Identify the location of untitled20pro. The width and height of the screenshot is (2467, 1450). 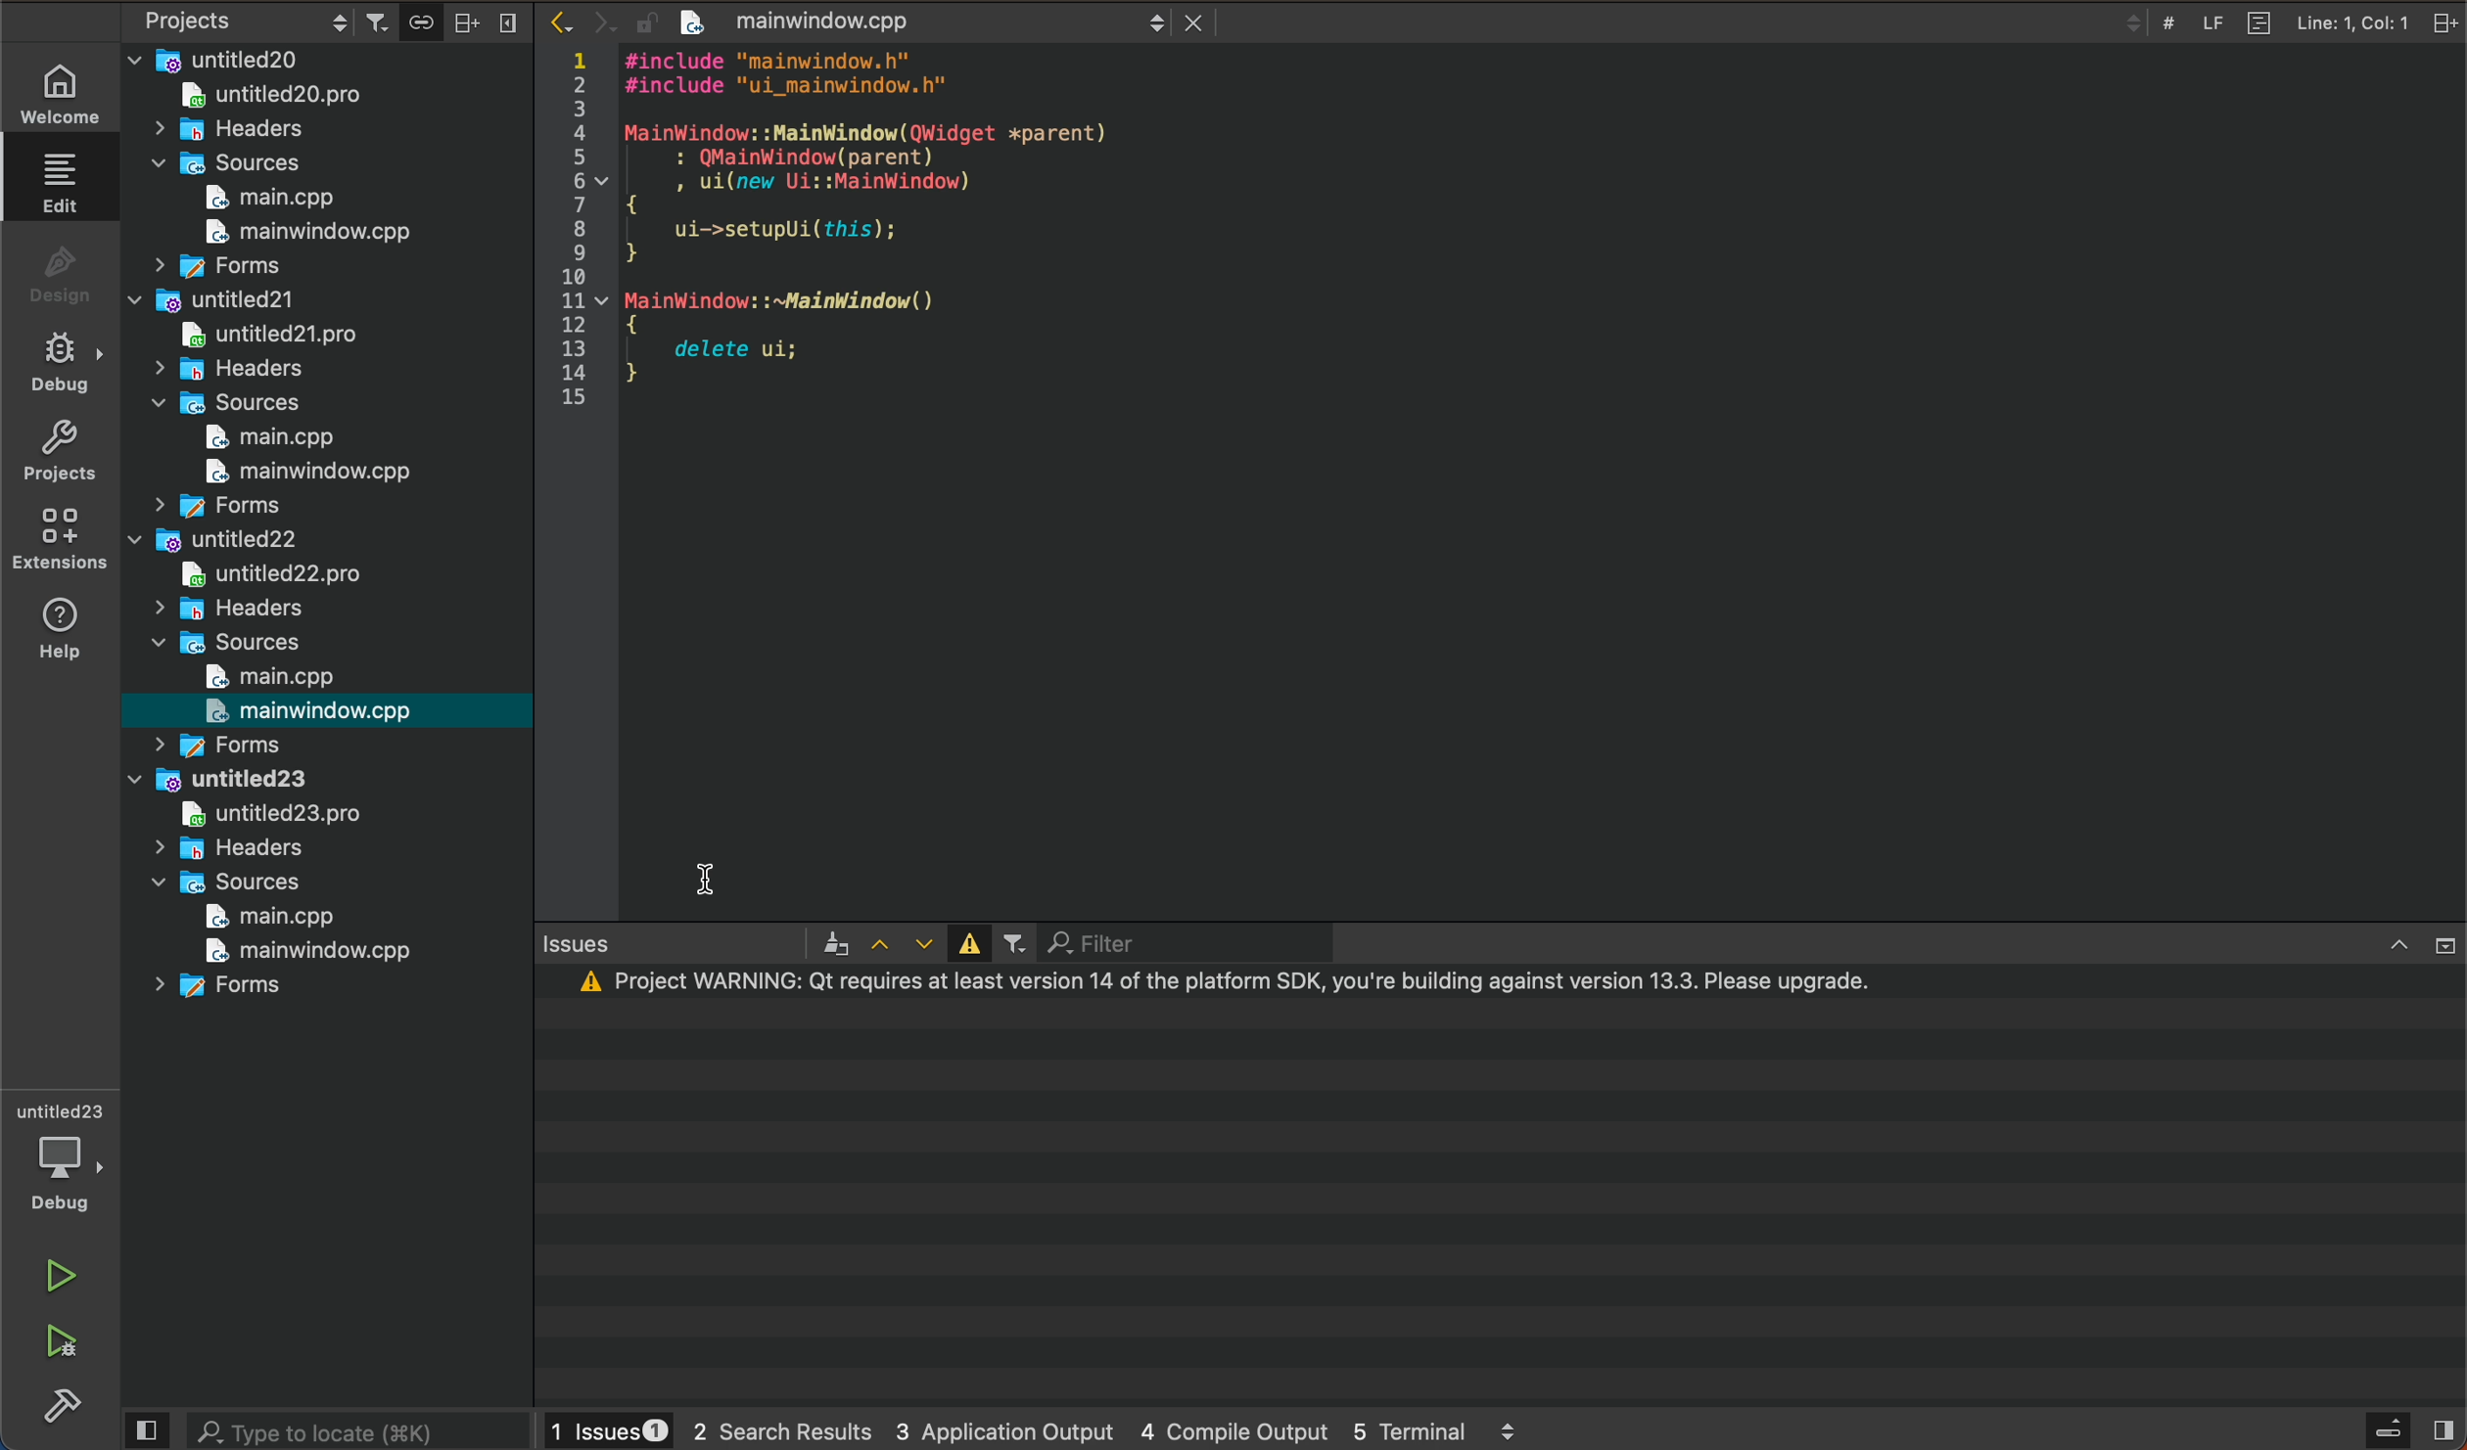
(262, 334).